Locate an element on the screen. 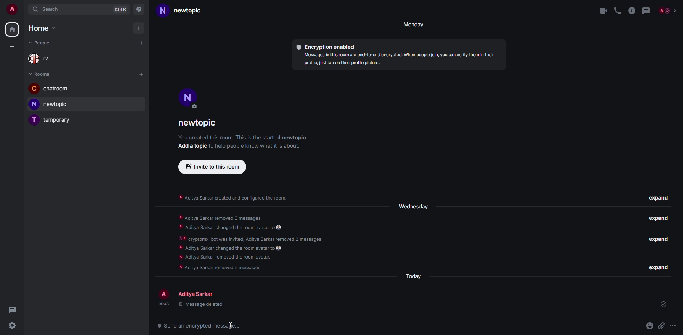 The width and height of the screenshot is (683, 335). add is located at coordinates (191, 146).